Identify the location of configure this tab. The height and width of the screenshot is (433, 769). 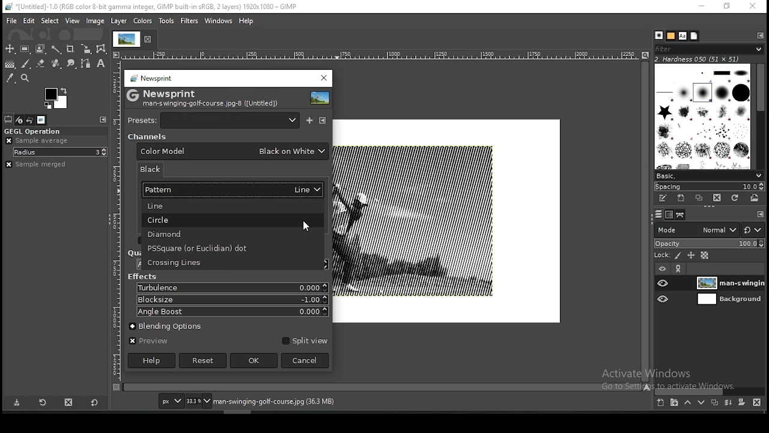
(101, 120).